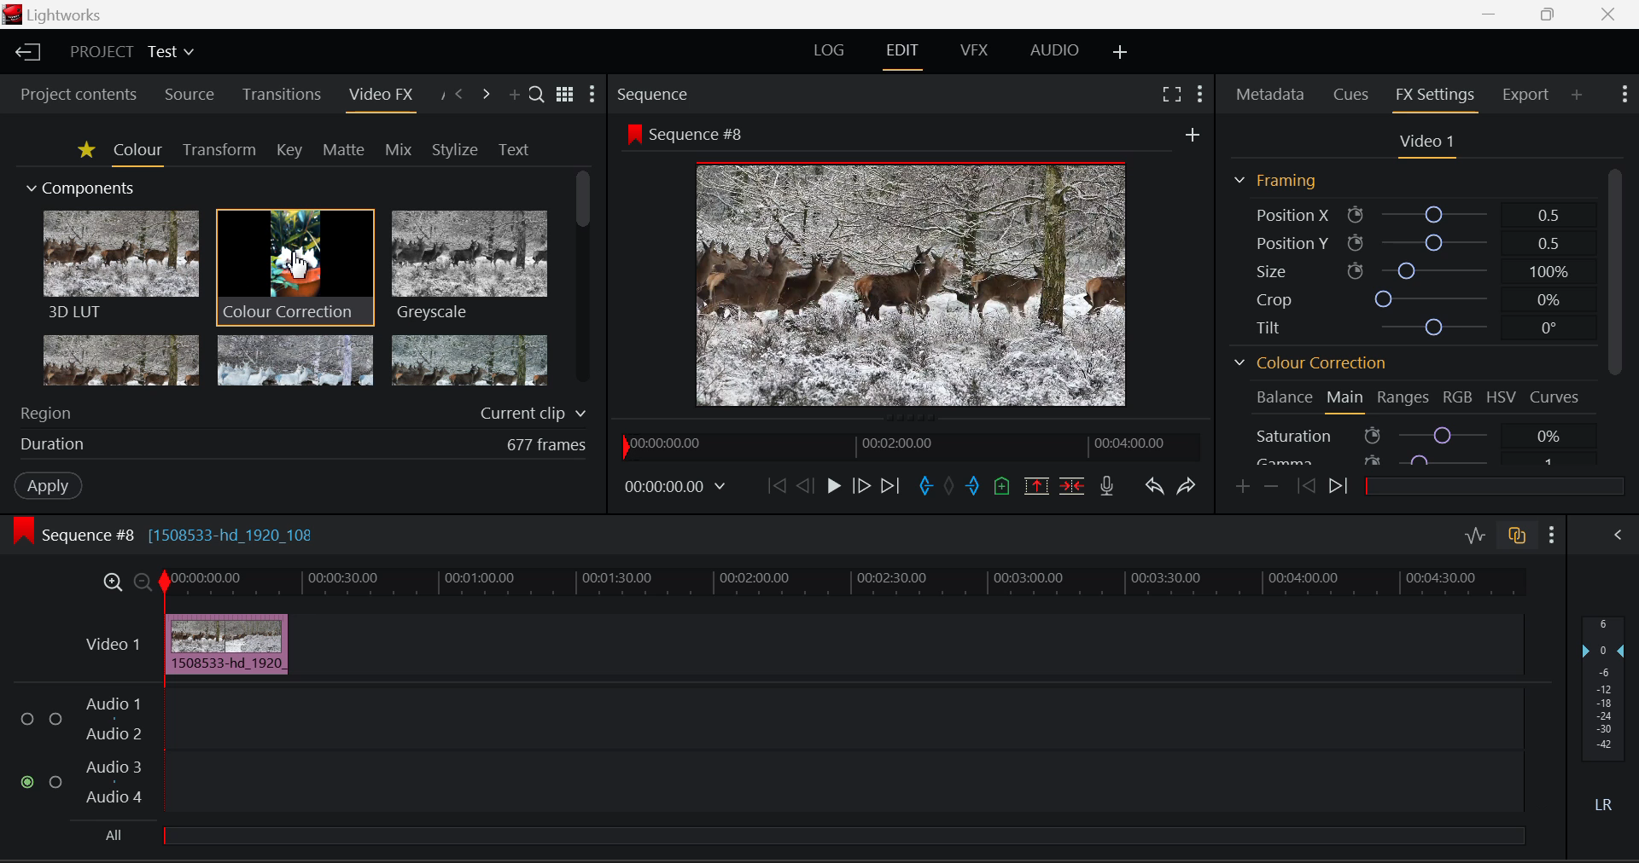 The height and width of the screenshot is (863, 1639). I want to click on Components, so click(83, 189).